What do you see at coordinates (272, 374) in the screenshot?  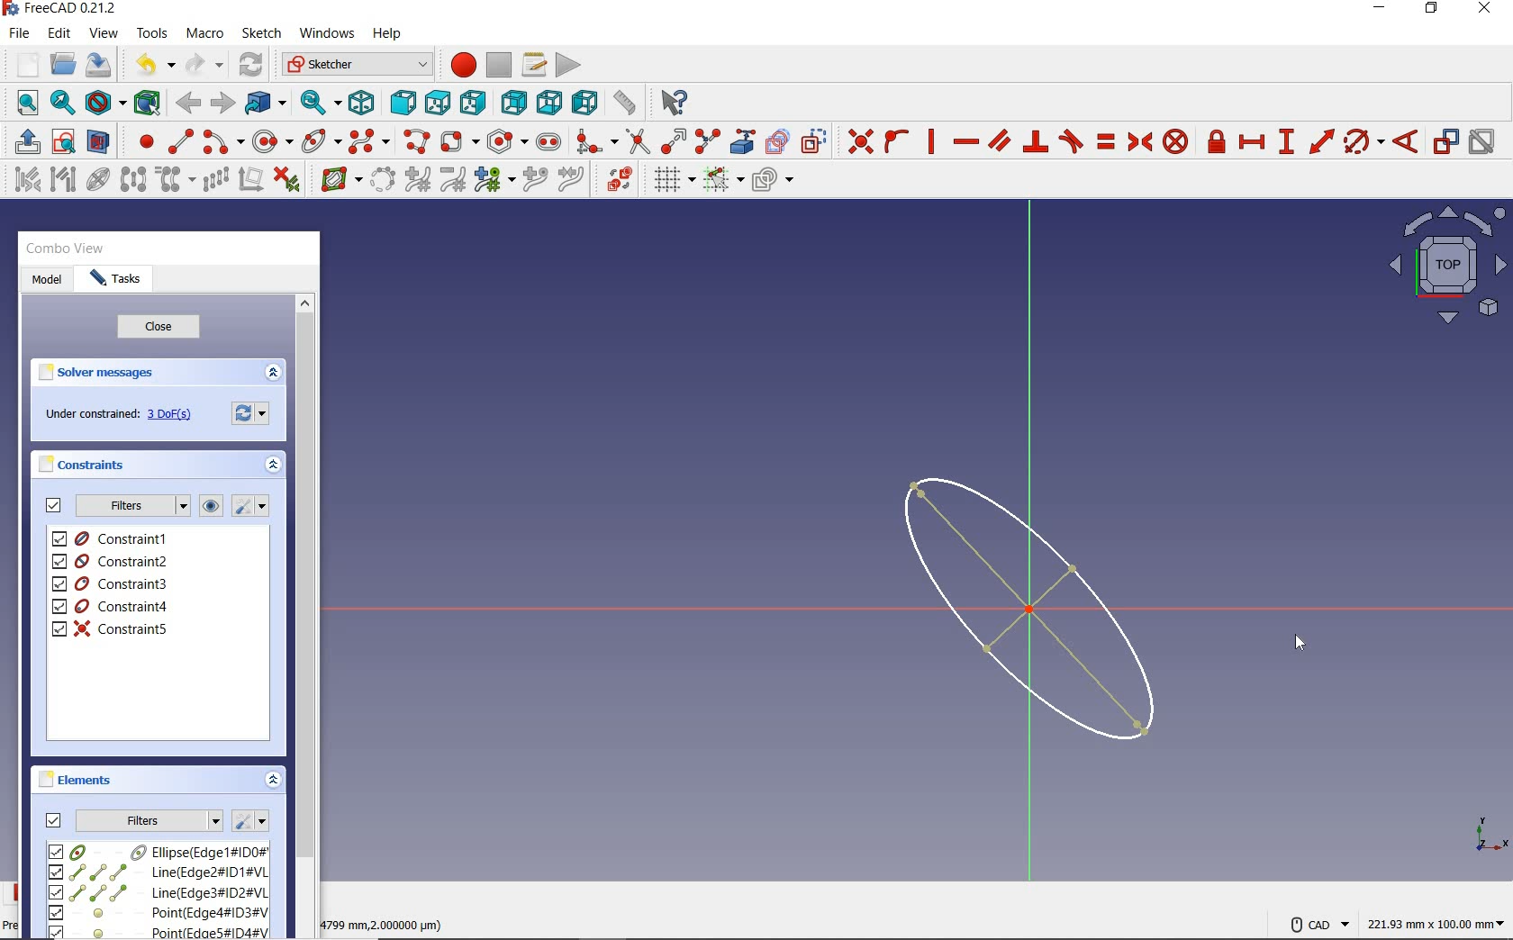 I see `collapse` at bounding box center [272, 374].